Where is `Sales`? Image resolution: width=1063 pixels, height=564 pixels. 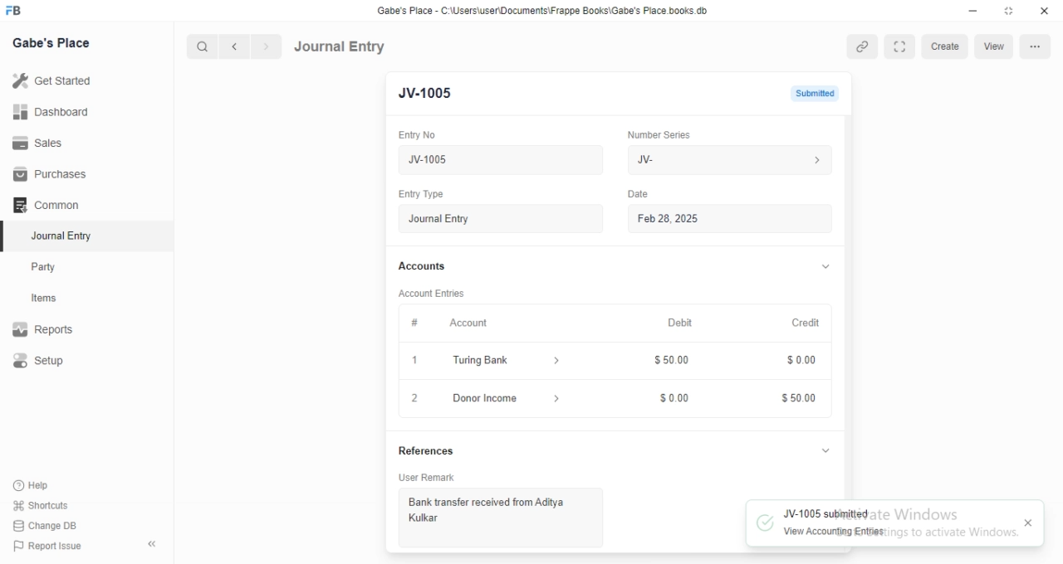 Sales is located at coordinates (53, 142).